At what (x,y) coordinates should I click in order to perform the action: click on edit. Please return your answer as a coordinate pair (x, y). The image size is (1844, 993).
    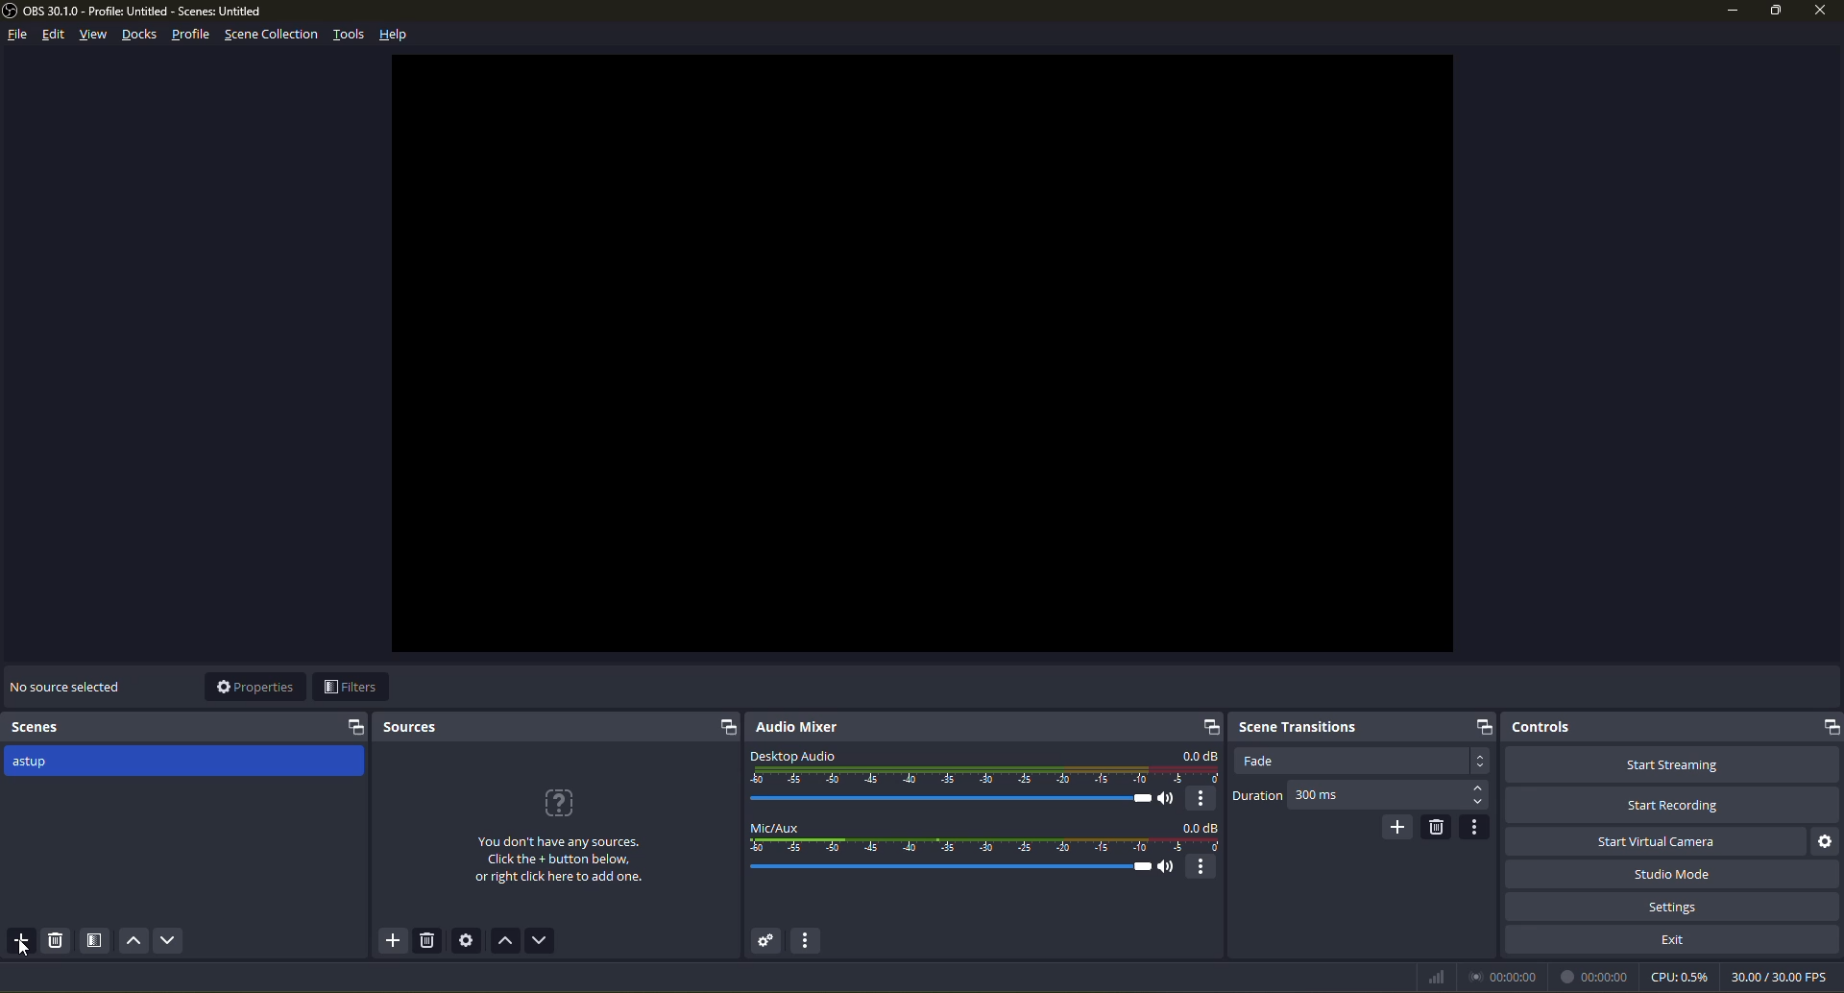
    Looking at the image, I should click on (54, 36).